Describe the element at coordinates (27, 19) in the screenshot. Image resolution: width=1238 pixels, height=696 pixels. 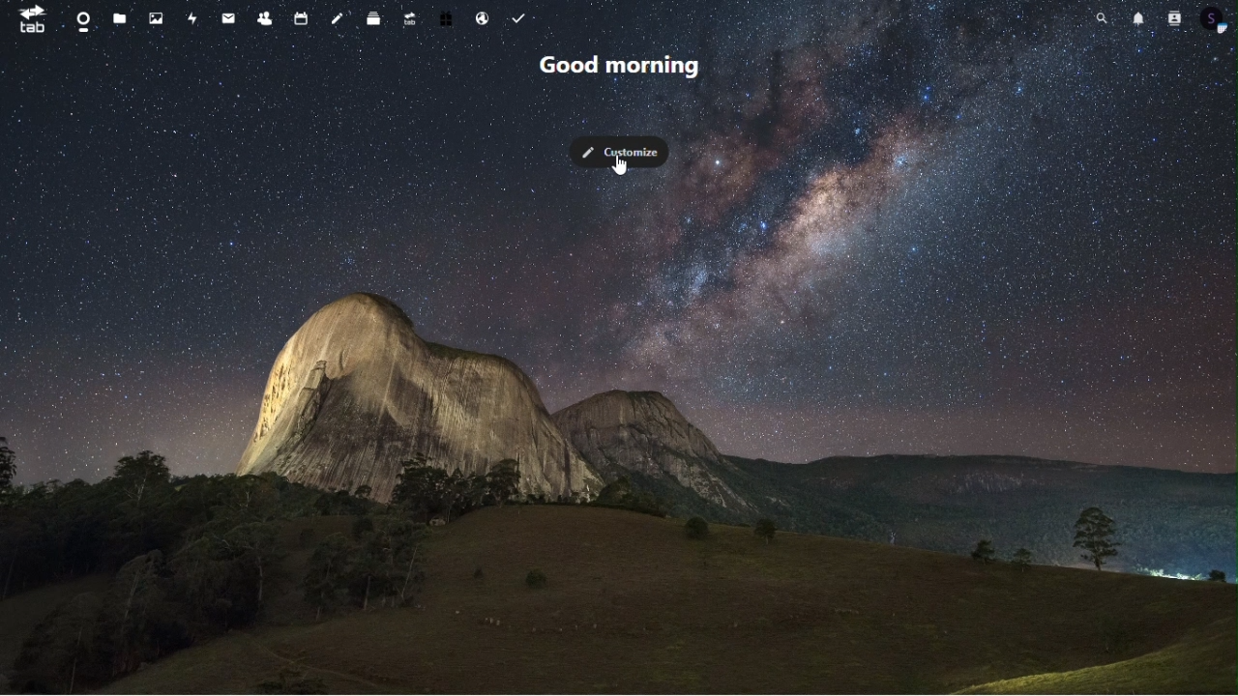
I see `tab` at that location.